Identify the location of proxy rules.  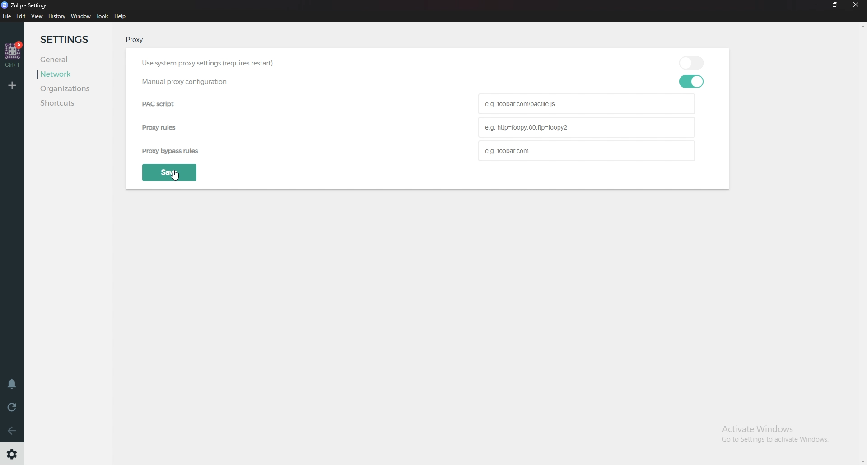
(160, 129).